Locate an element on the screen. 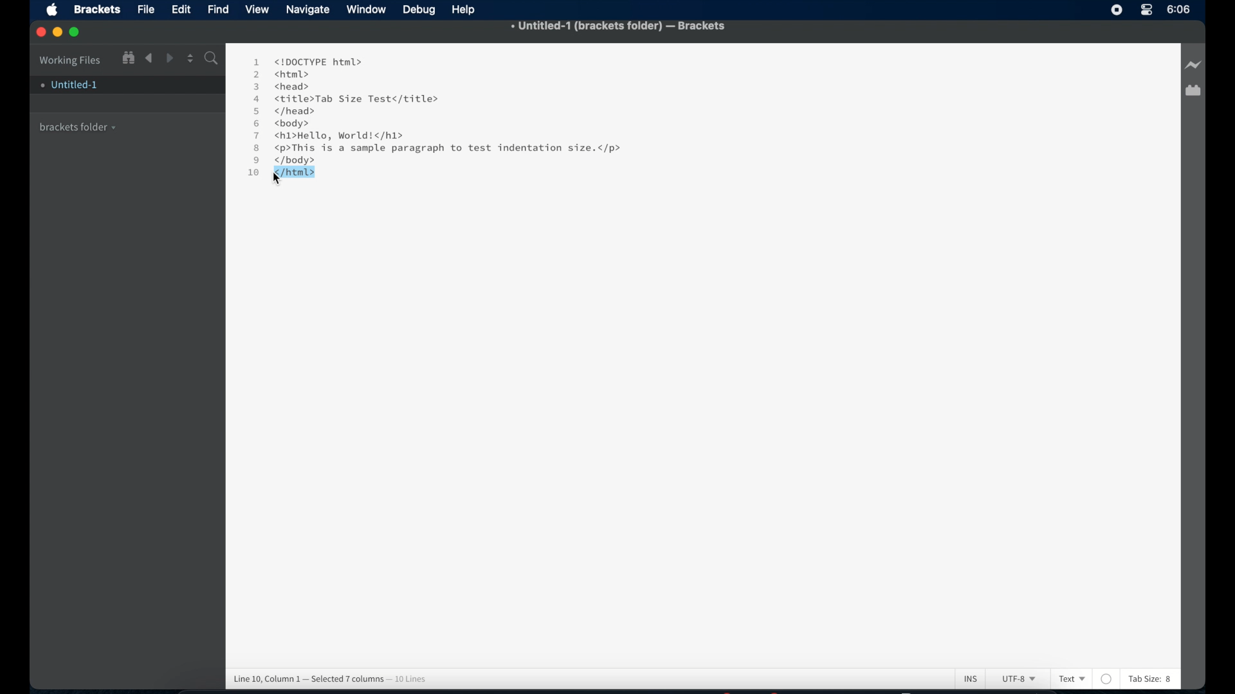 Image resolution: width=1235 pixels, height=694 pixels. INS is located at coordinates (971, 678).